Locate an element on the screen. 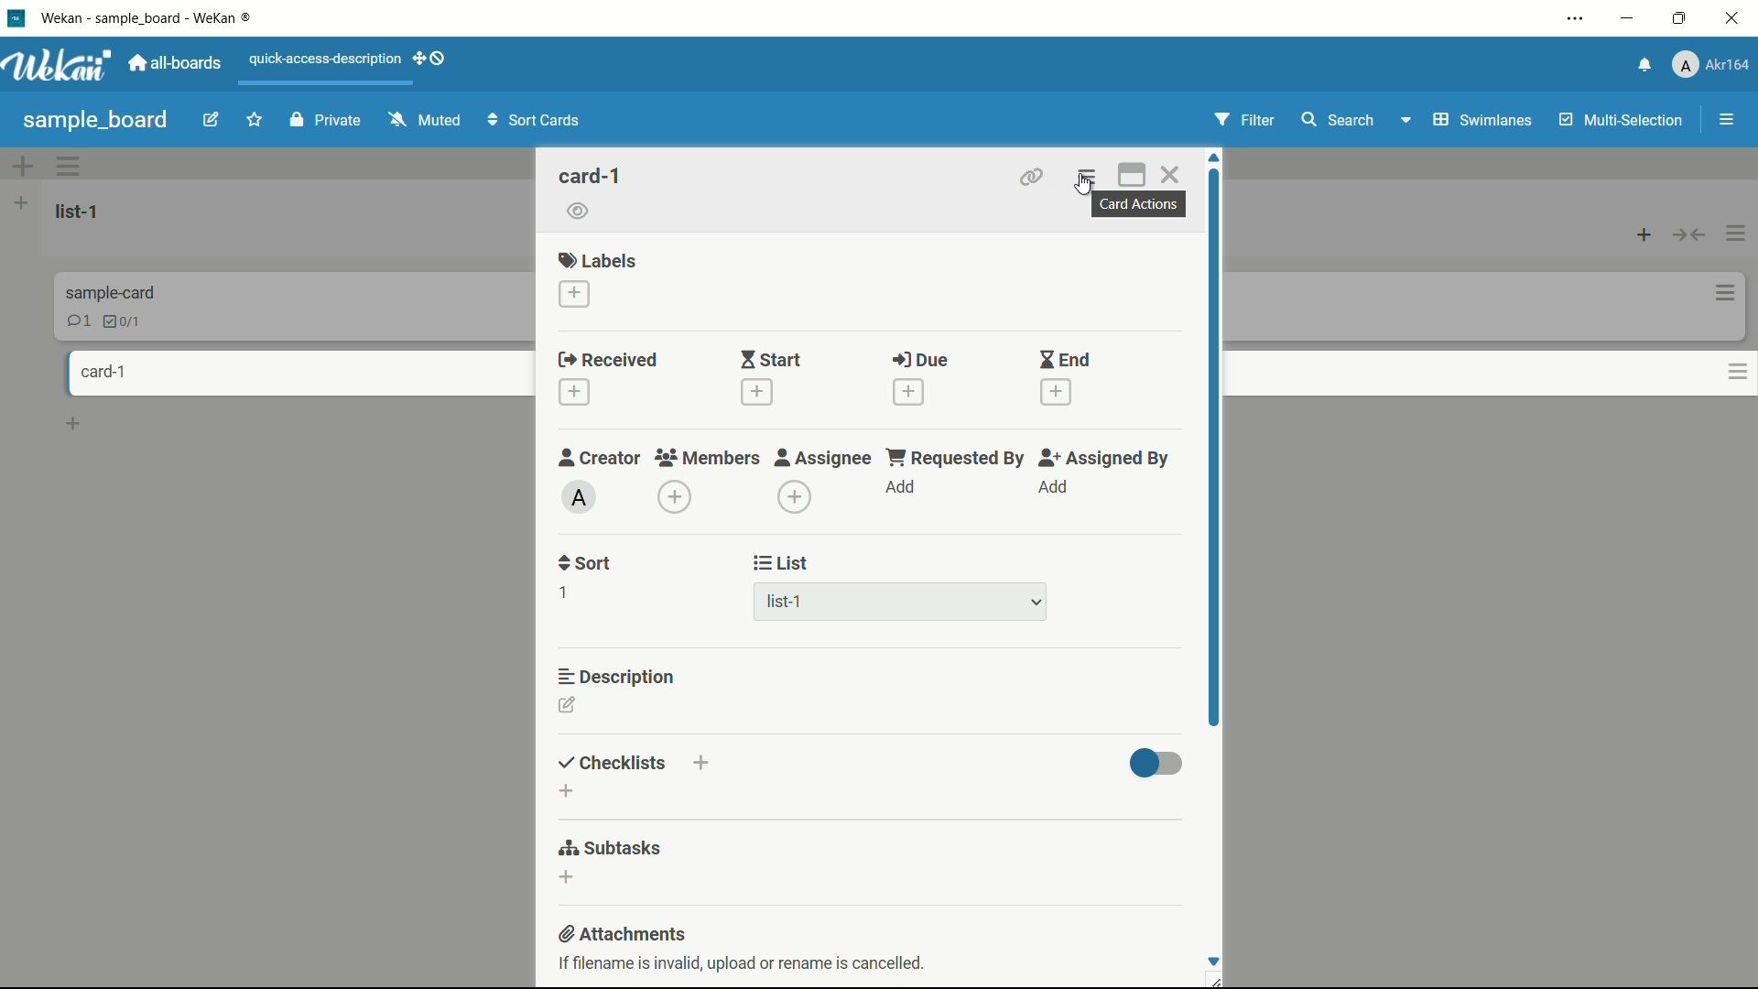 Image resolution: width=1758 pixels, height=989 pixels. settings and more is located at coordinates (1572, 19).